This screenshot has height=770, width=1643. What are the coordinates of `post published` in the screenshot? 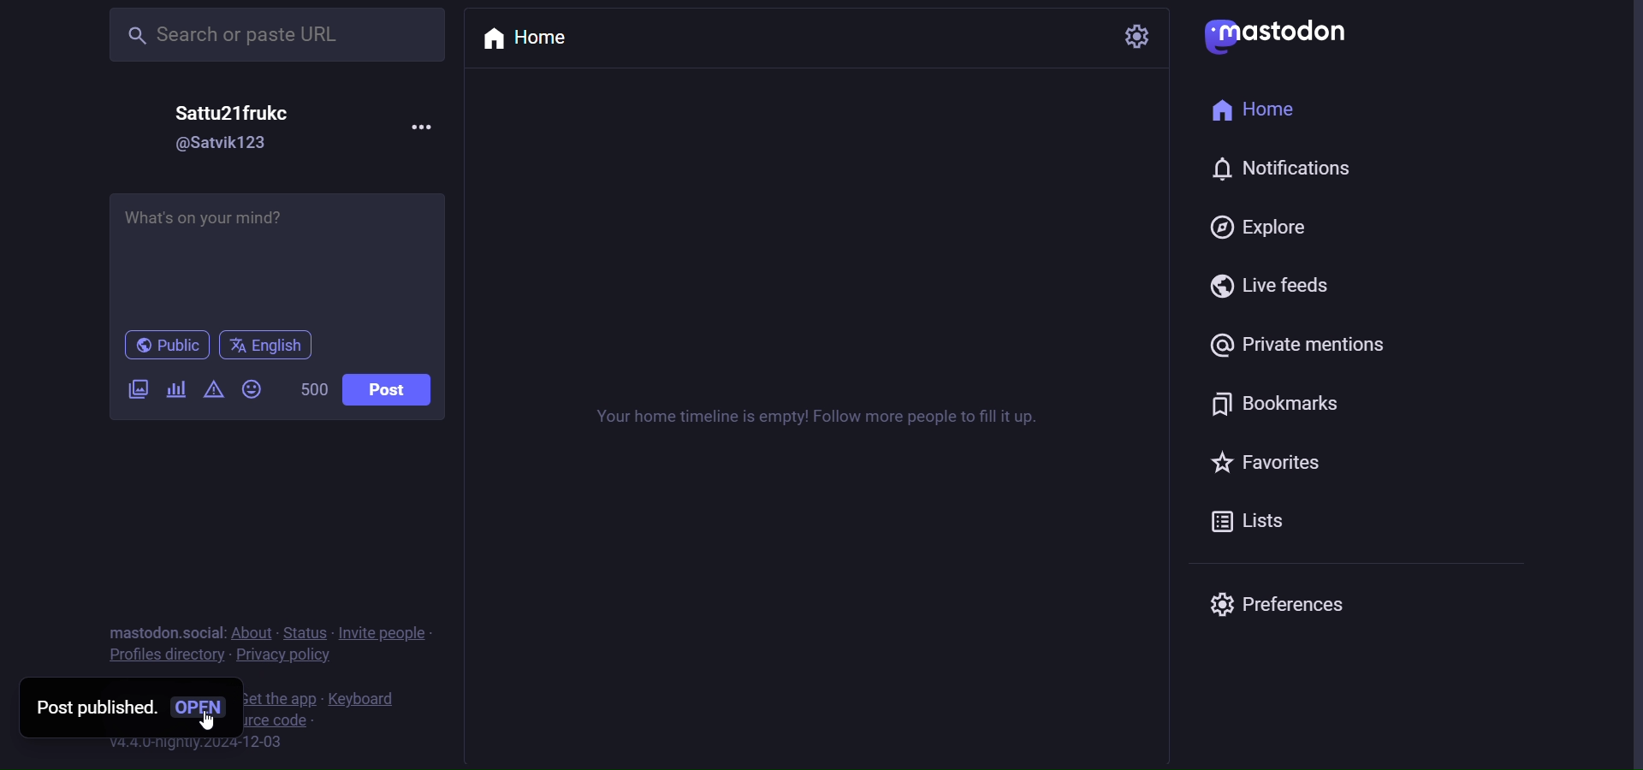 It's located at (93, 708).